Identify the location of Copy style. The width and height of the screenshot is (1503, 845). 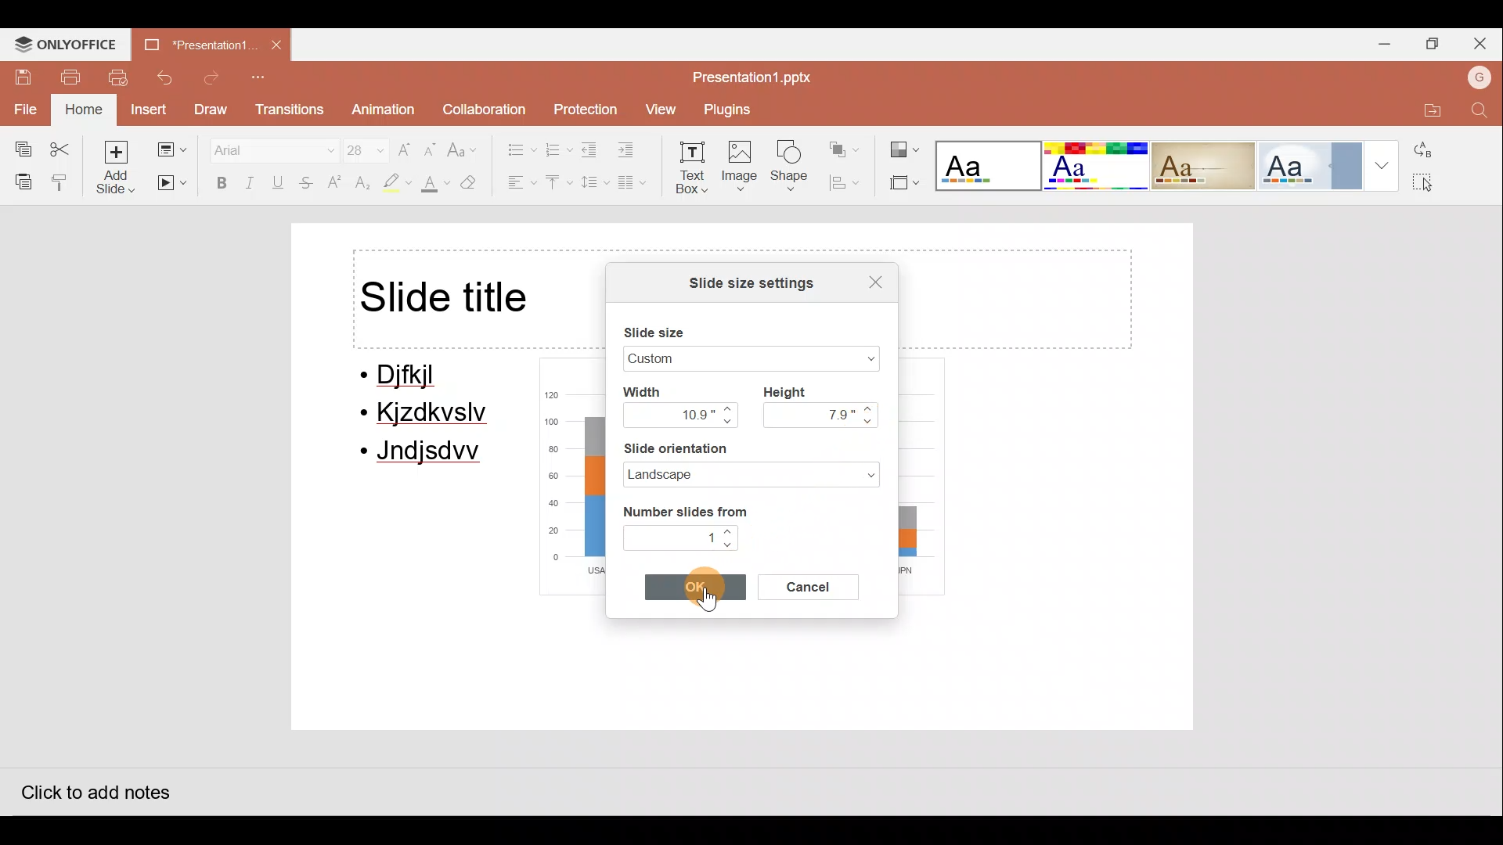
(61, 182).